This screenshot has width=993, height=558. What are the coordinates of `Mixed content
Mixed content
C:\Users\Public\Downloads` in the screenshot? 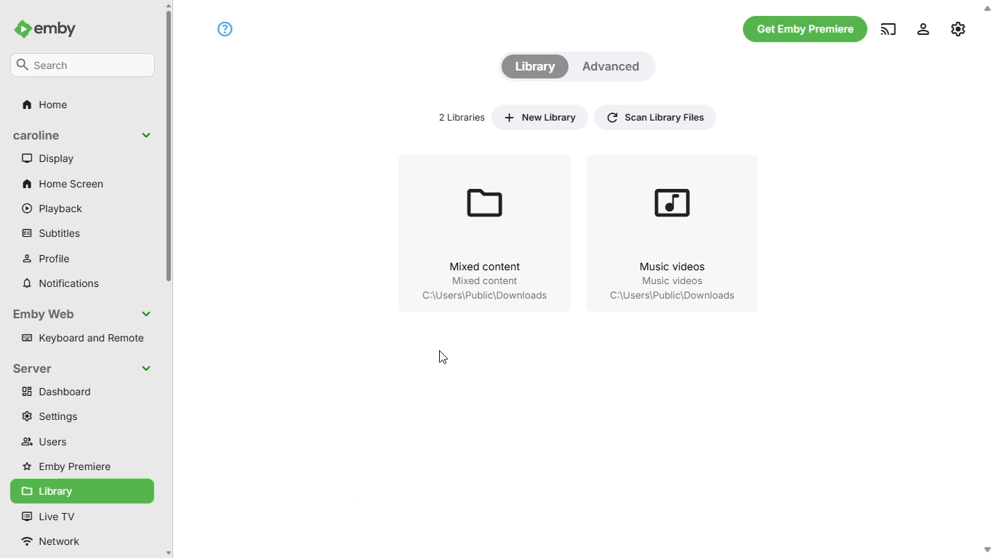 It's located at (481, 197).